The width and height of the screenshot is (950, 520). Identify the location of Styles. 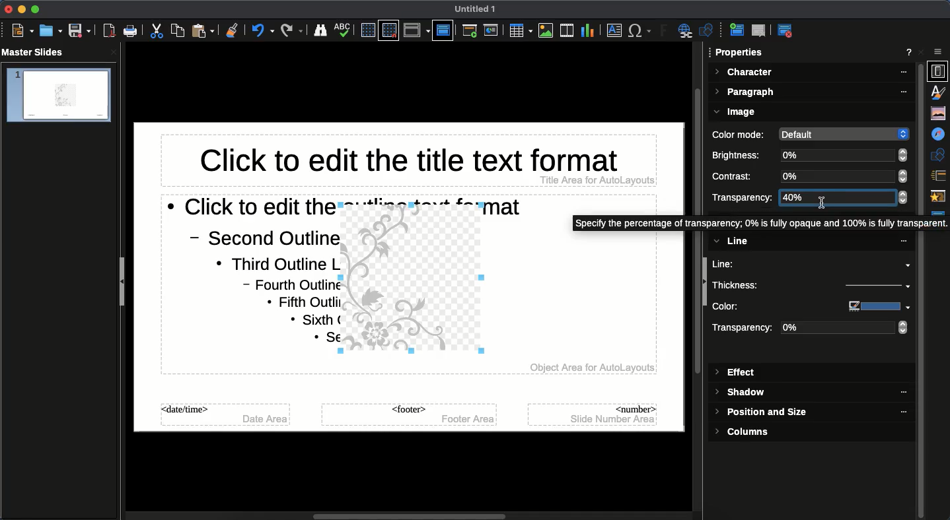
(941, 92).